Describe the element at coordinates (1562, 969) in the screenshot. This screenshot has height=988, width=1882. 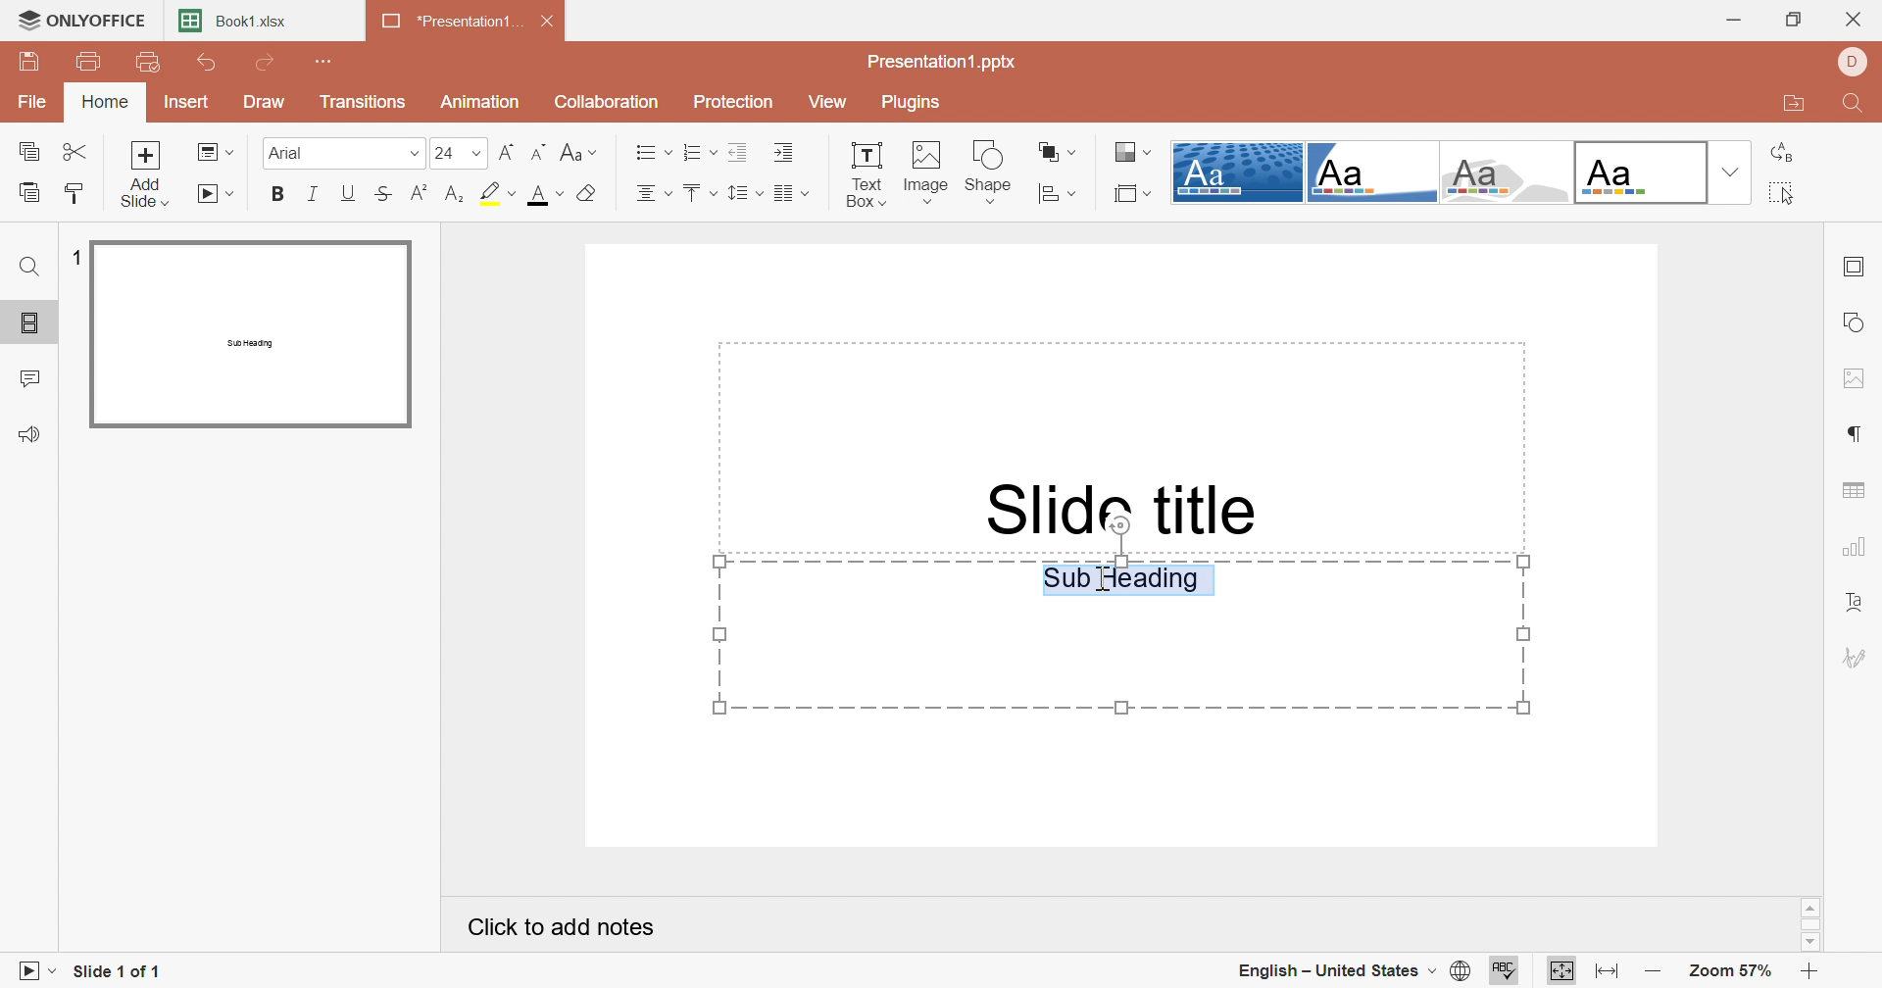
I see `Fit to slide` at that location.